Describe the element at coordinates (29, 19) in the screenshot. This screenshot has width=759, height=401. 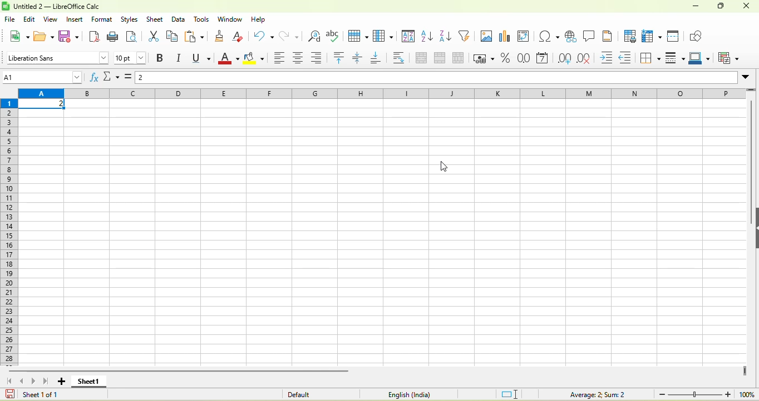
I see `edit` at that location.